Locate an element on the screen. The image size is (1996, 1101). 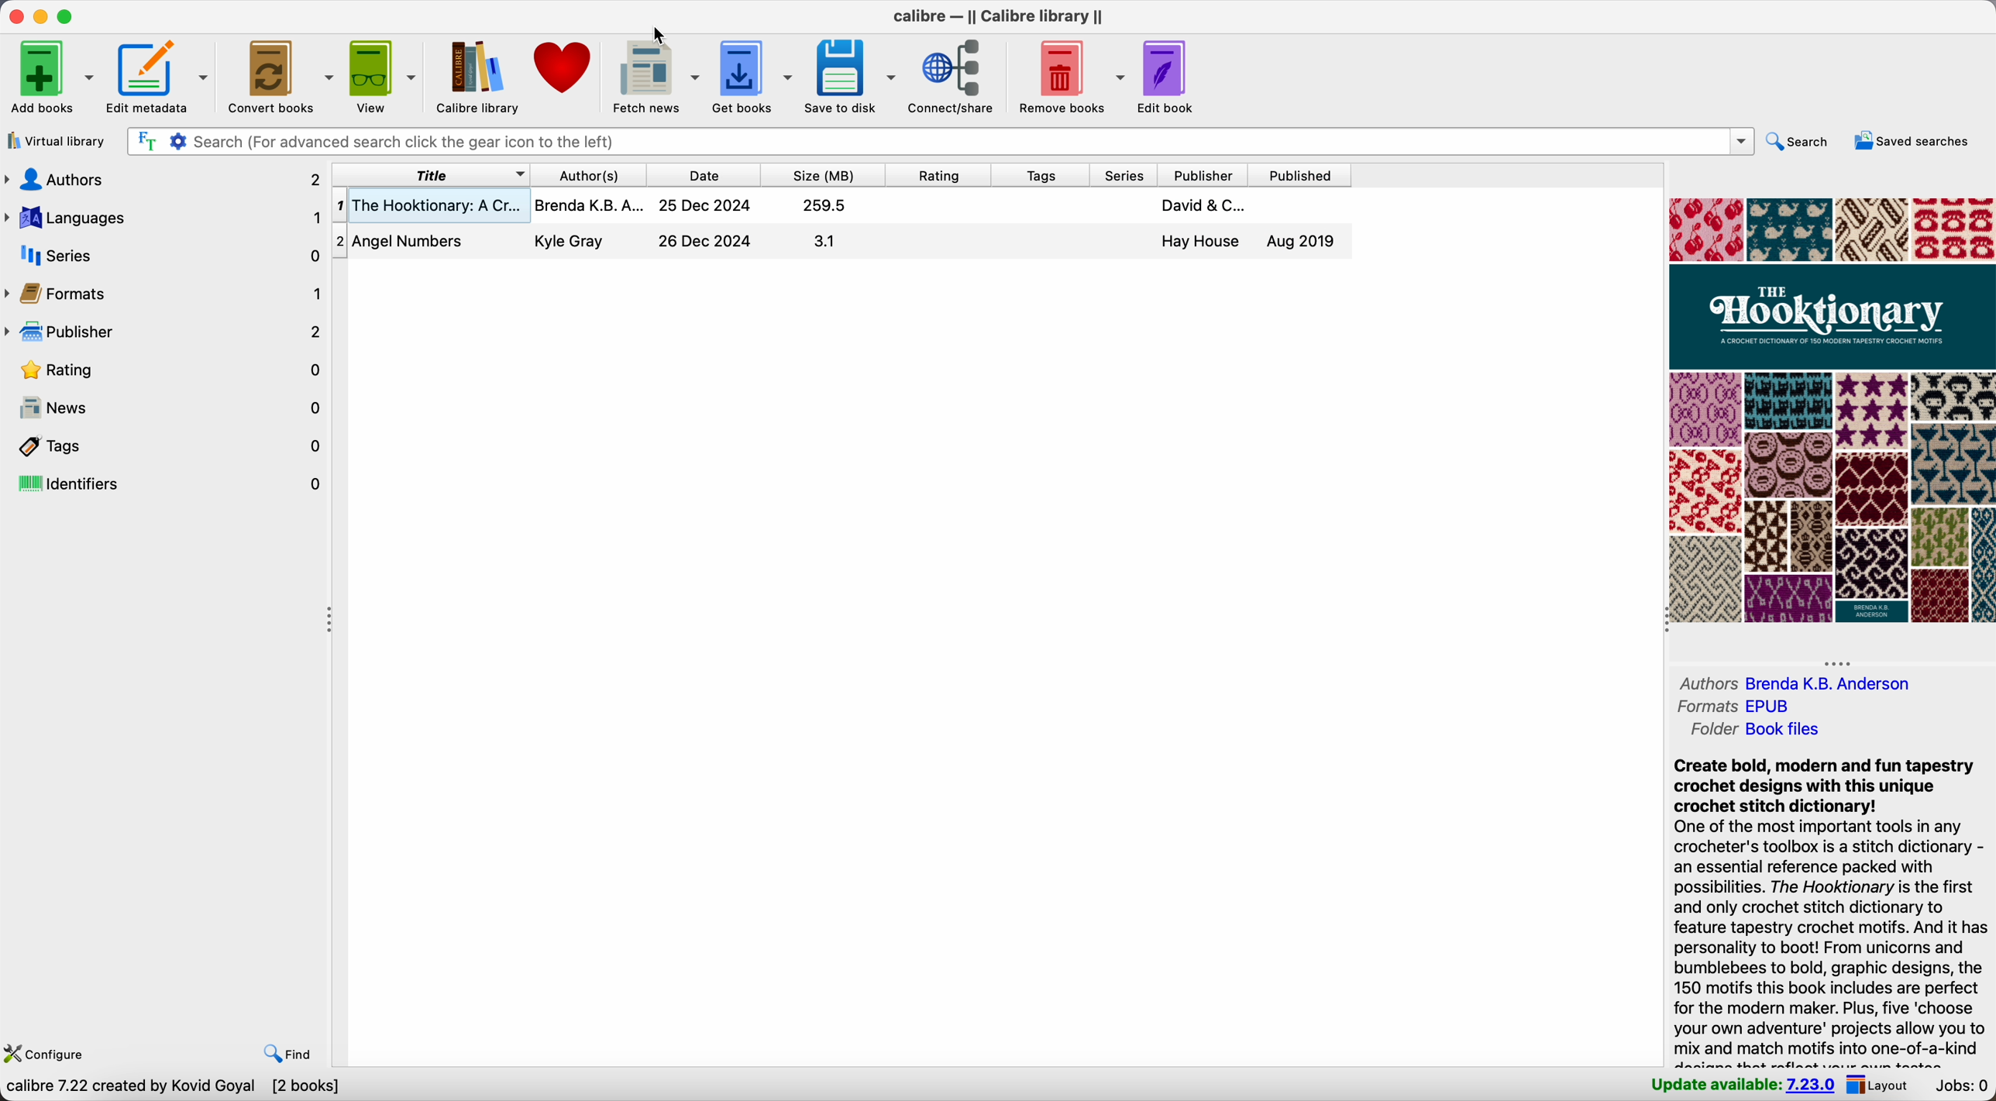
second book is located at coordinates (841, 244).